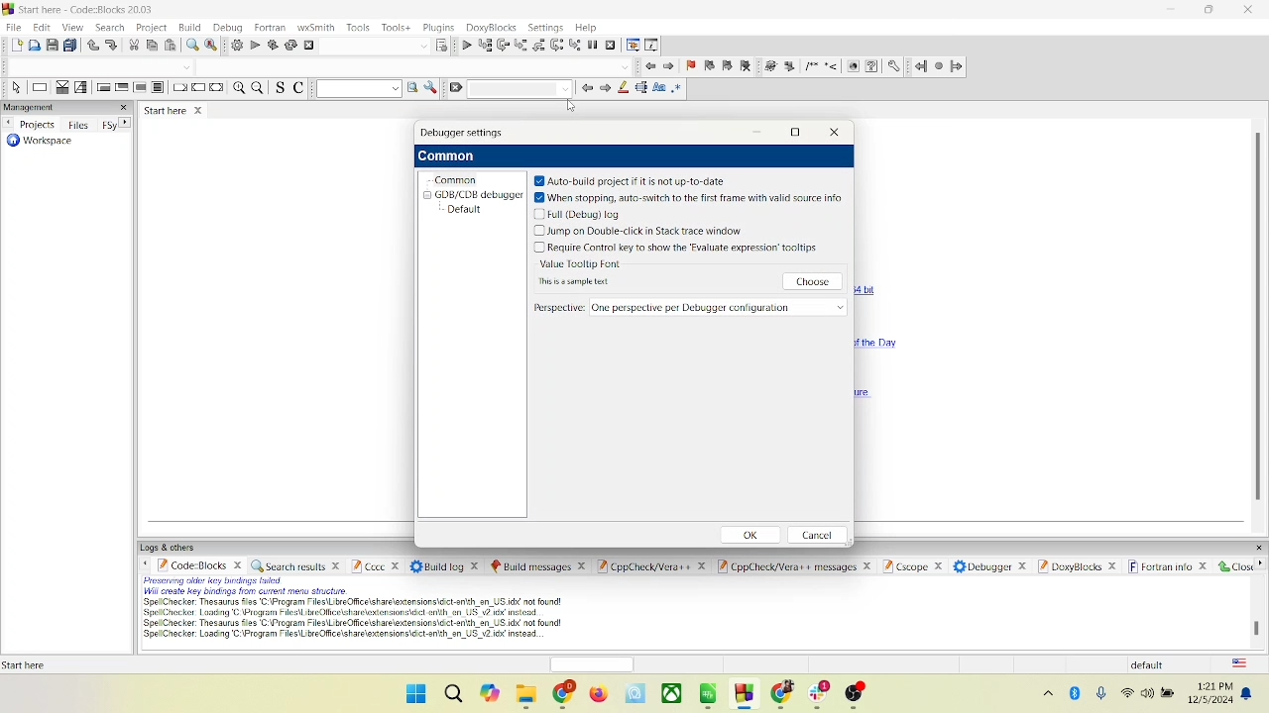 The image size is (1269, 713). What do you see at coordinates (917, 568) in the screenshot?
I see `cscope` at bounding box center [917, 568].